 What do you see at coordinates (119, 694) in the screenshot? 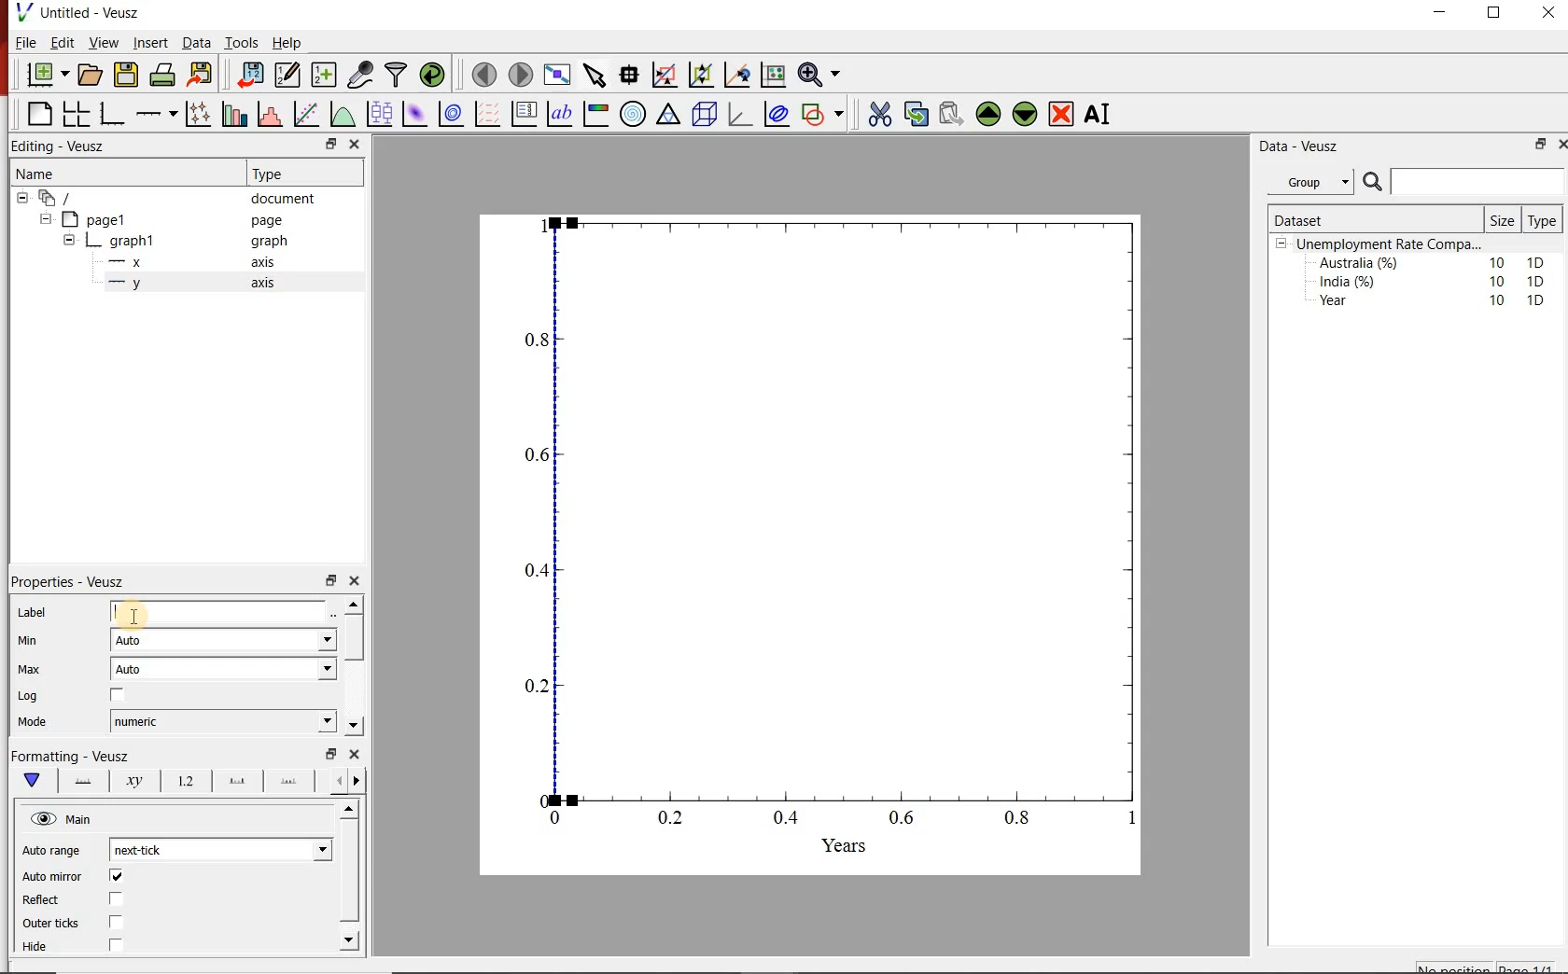
I see `checkbox` at bounding box center [119, 694].